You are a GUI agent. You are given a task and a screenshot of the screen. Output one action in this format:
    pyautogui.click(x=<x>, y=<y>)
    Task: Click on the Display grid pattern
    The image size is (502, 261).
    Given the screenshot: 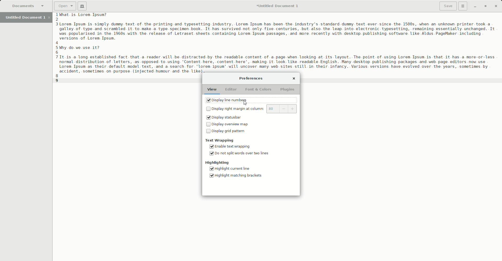 What is the action you would take?
    pyautogui.click(x=227, y=132)
    